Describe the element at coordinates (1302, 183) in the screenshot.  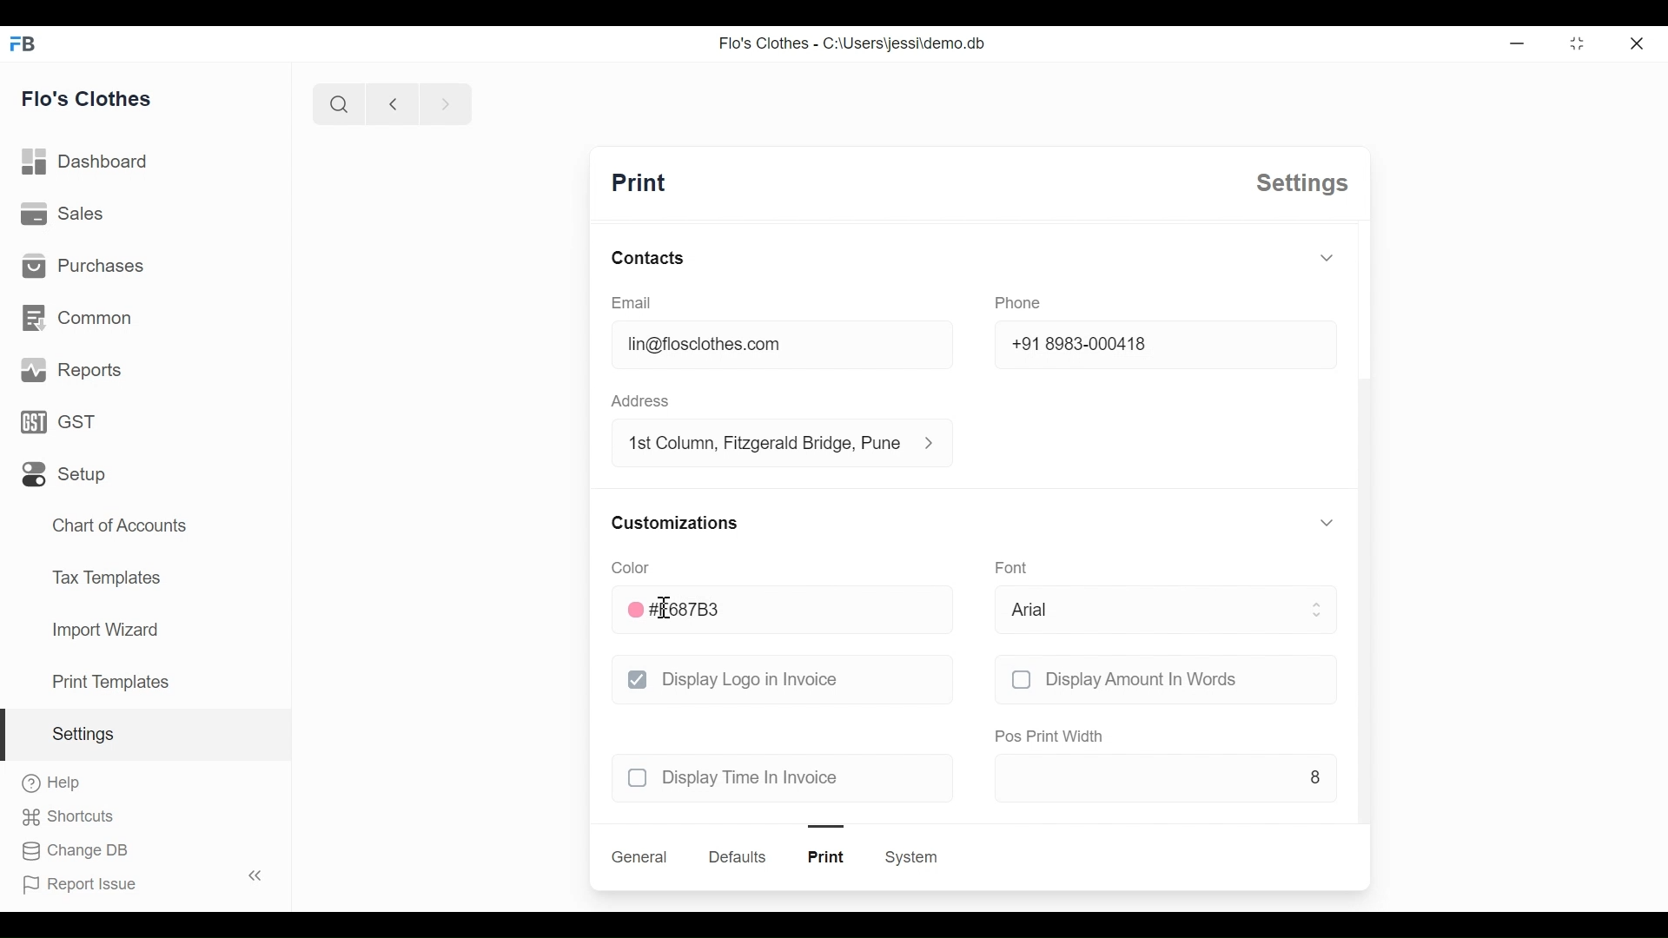
I see `settings` at that location.